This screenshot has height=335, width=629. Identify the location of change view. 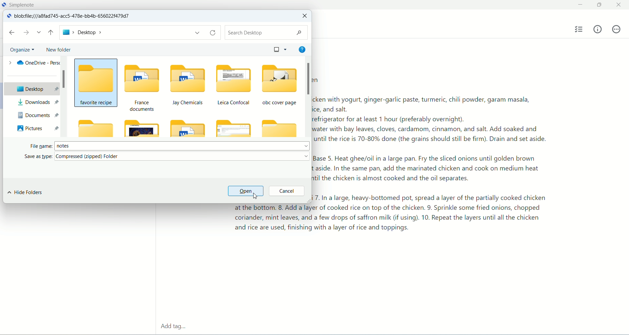
(278, 49).